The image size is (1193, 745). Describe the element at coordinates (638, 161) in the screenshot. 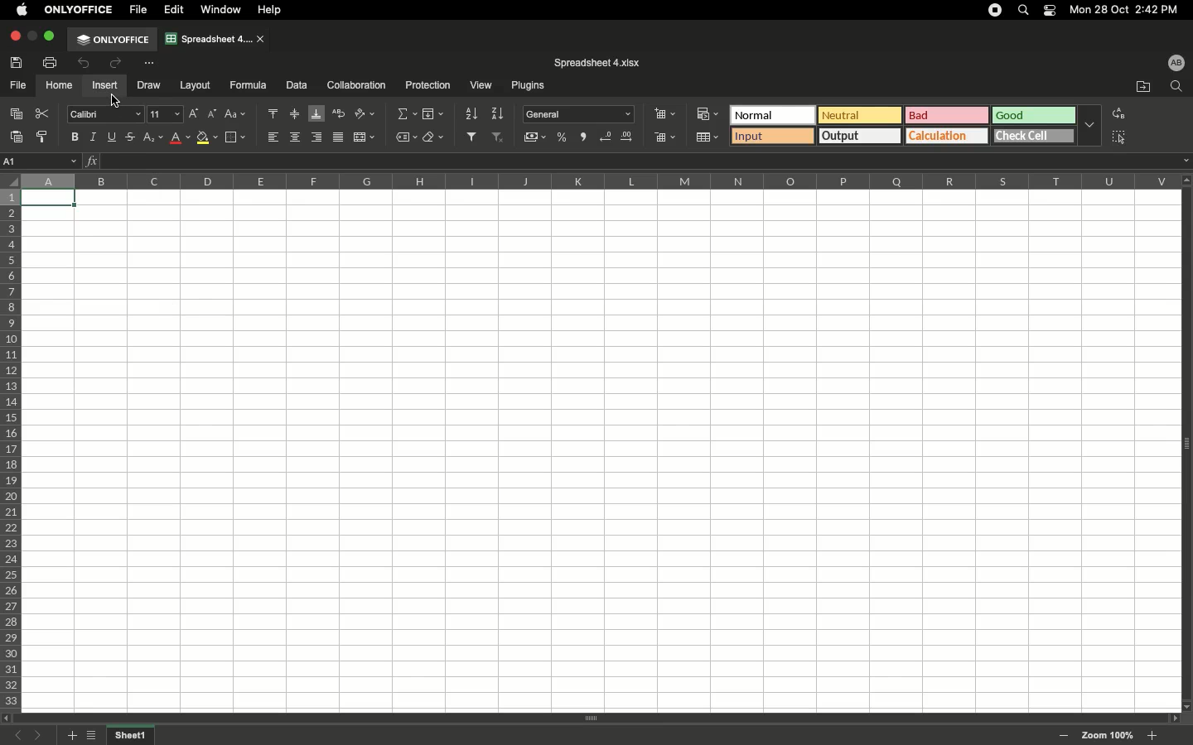

I see `Cell input` at that location.